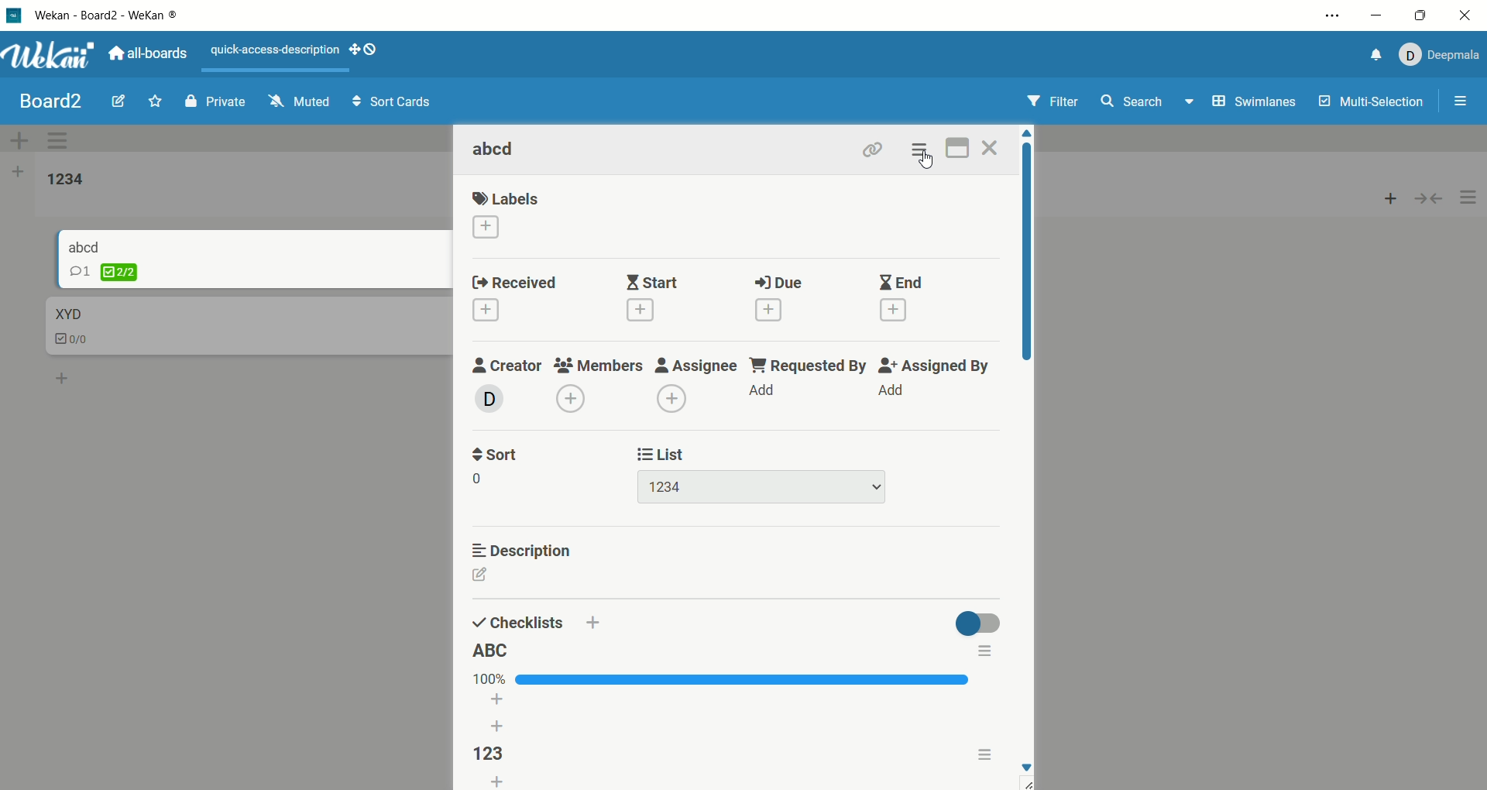 The width and height of the screenshot is (1487, 790). What do you see at coordinates (758, 473) in the screenshot?
I see `list` at bounding box center [758, 473].